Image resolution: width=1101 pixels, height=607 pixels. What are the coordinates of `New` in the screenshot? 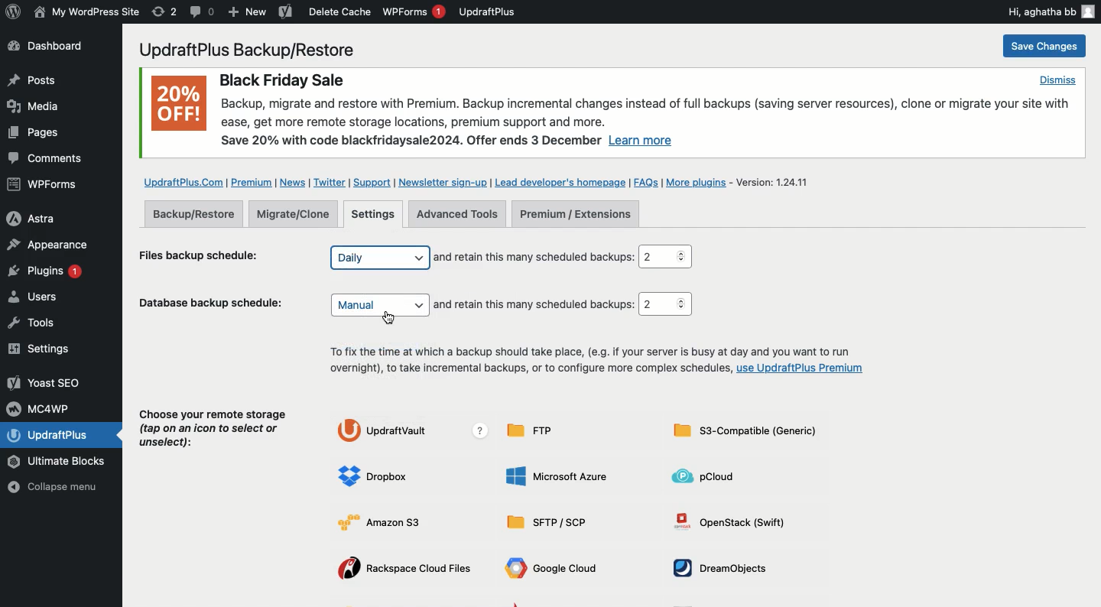 It's located at (248, 13).